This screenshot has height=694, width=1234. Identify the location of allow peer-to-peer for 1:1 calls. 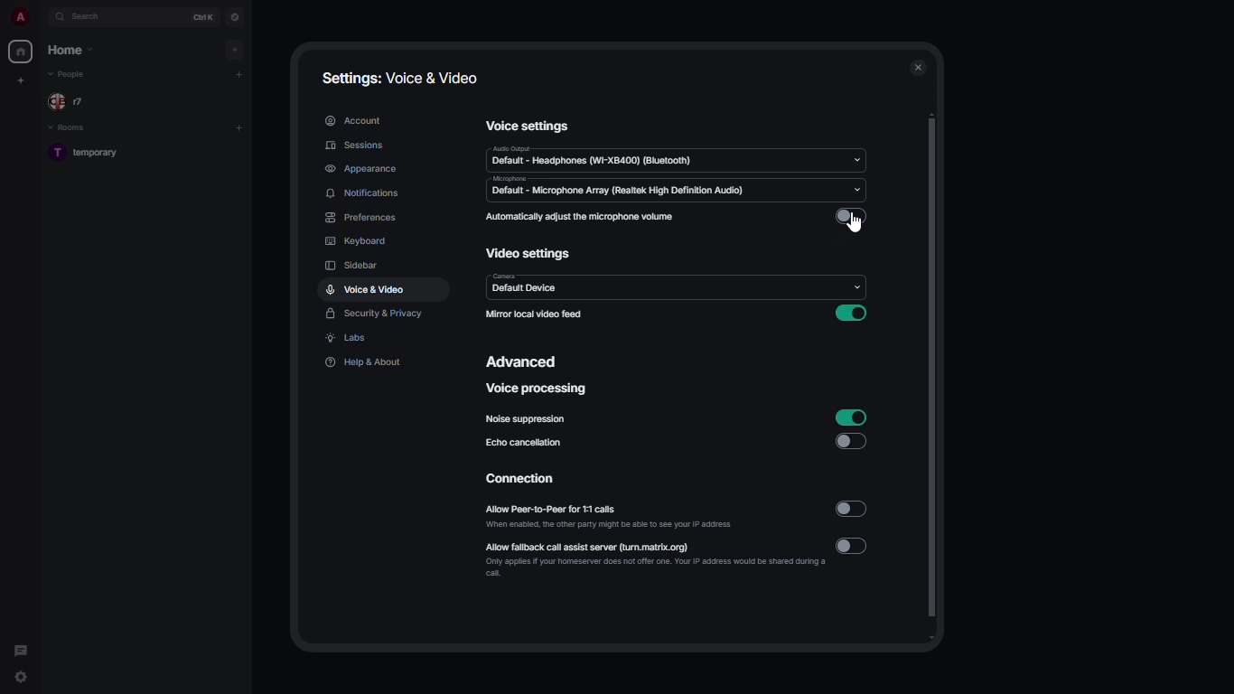
(612, 517).